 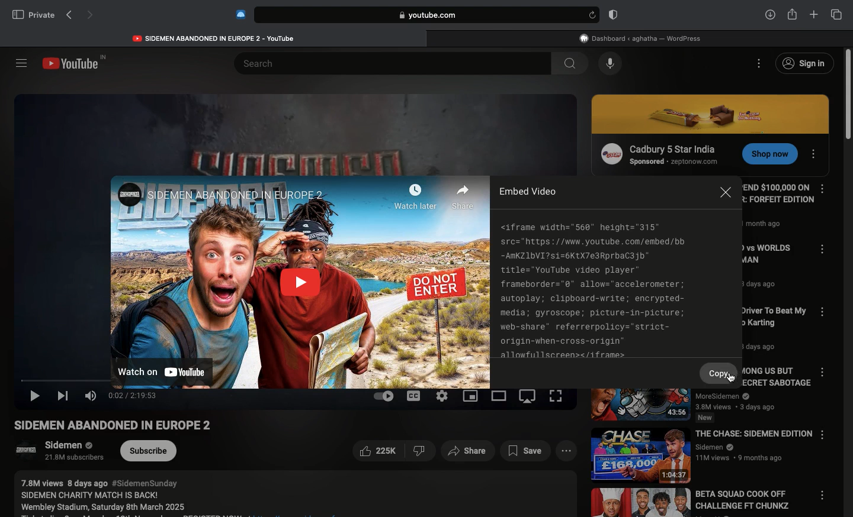 I want to click on New tab, so click(x=814, y=15).